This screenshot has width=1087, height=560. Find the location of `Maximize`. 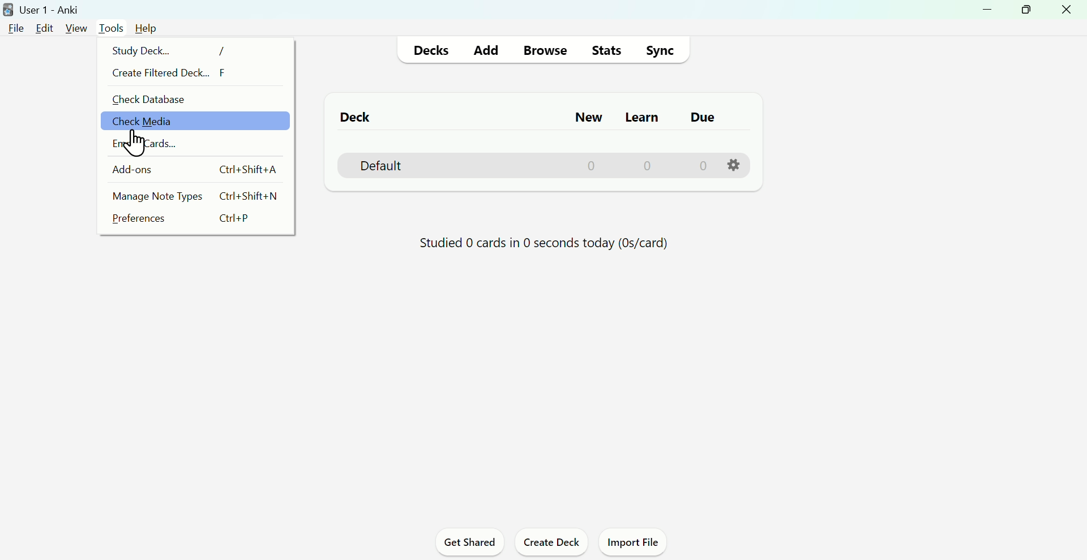

Maximize is located at coordinates (1028, 12).